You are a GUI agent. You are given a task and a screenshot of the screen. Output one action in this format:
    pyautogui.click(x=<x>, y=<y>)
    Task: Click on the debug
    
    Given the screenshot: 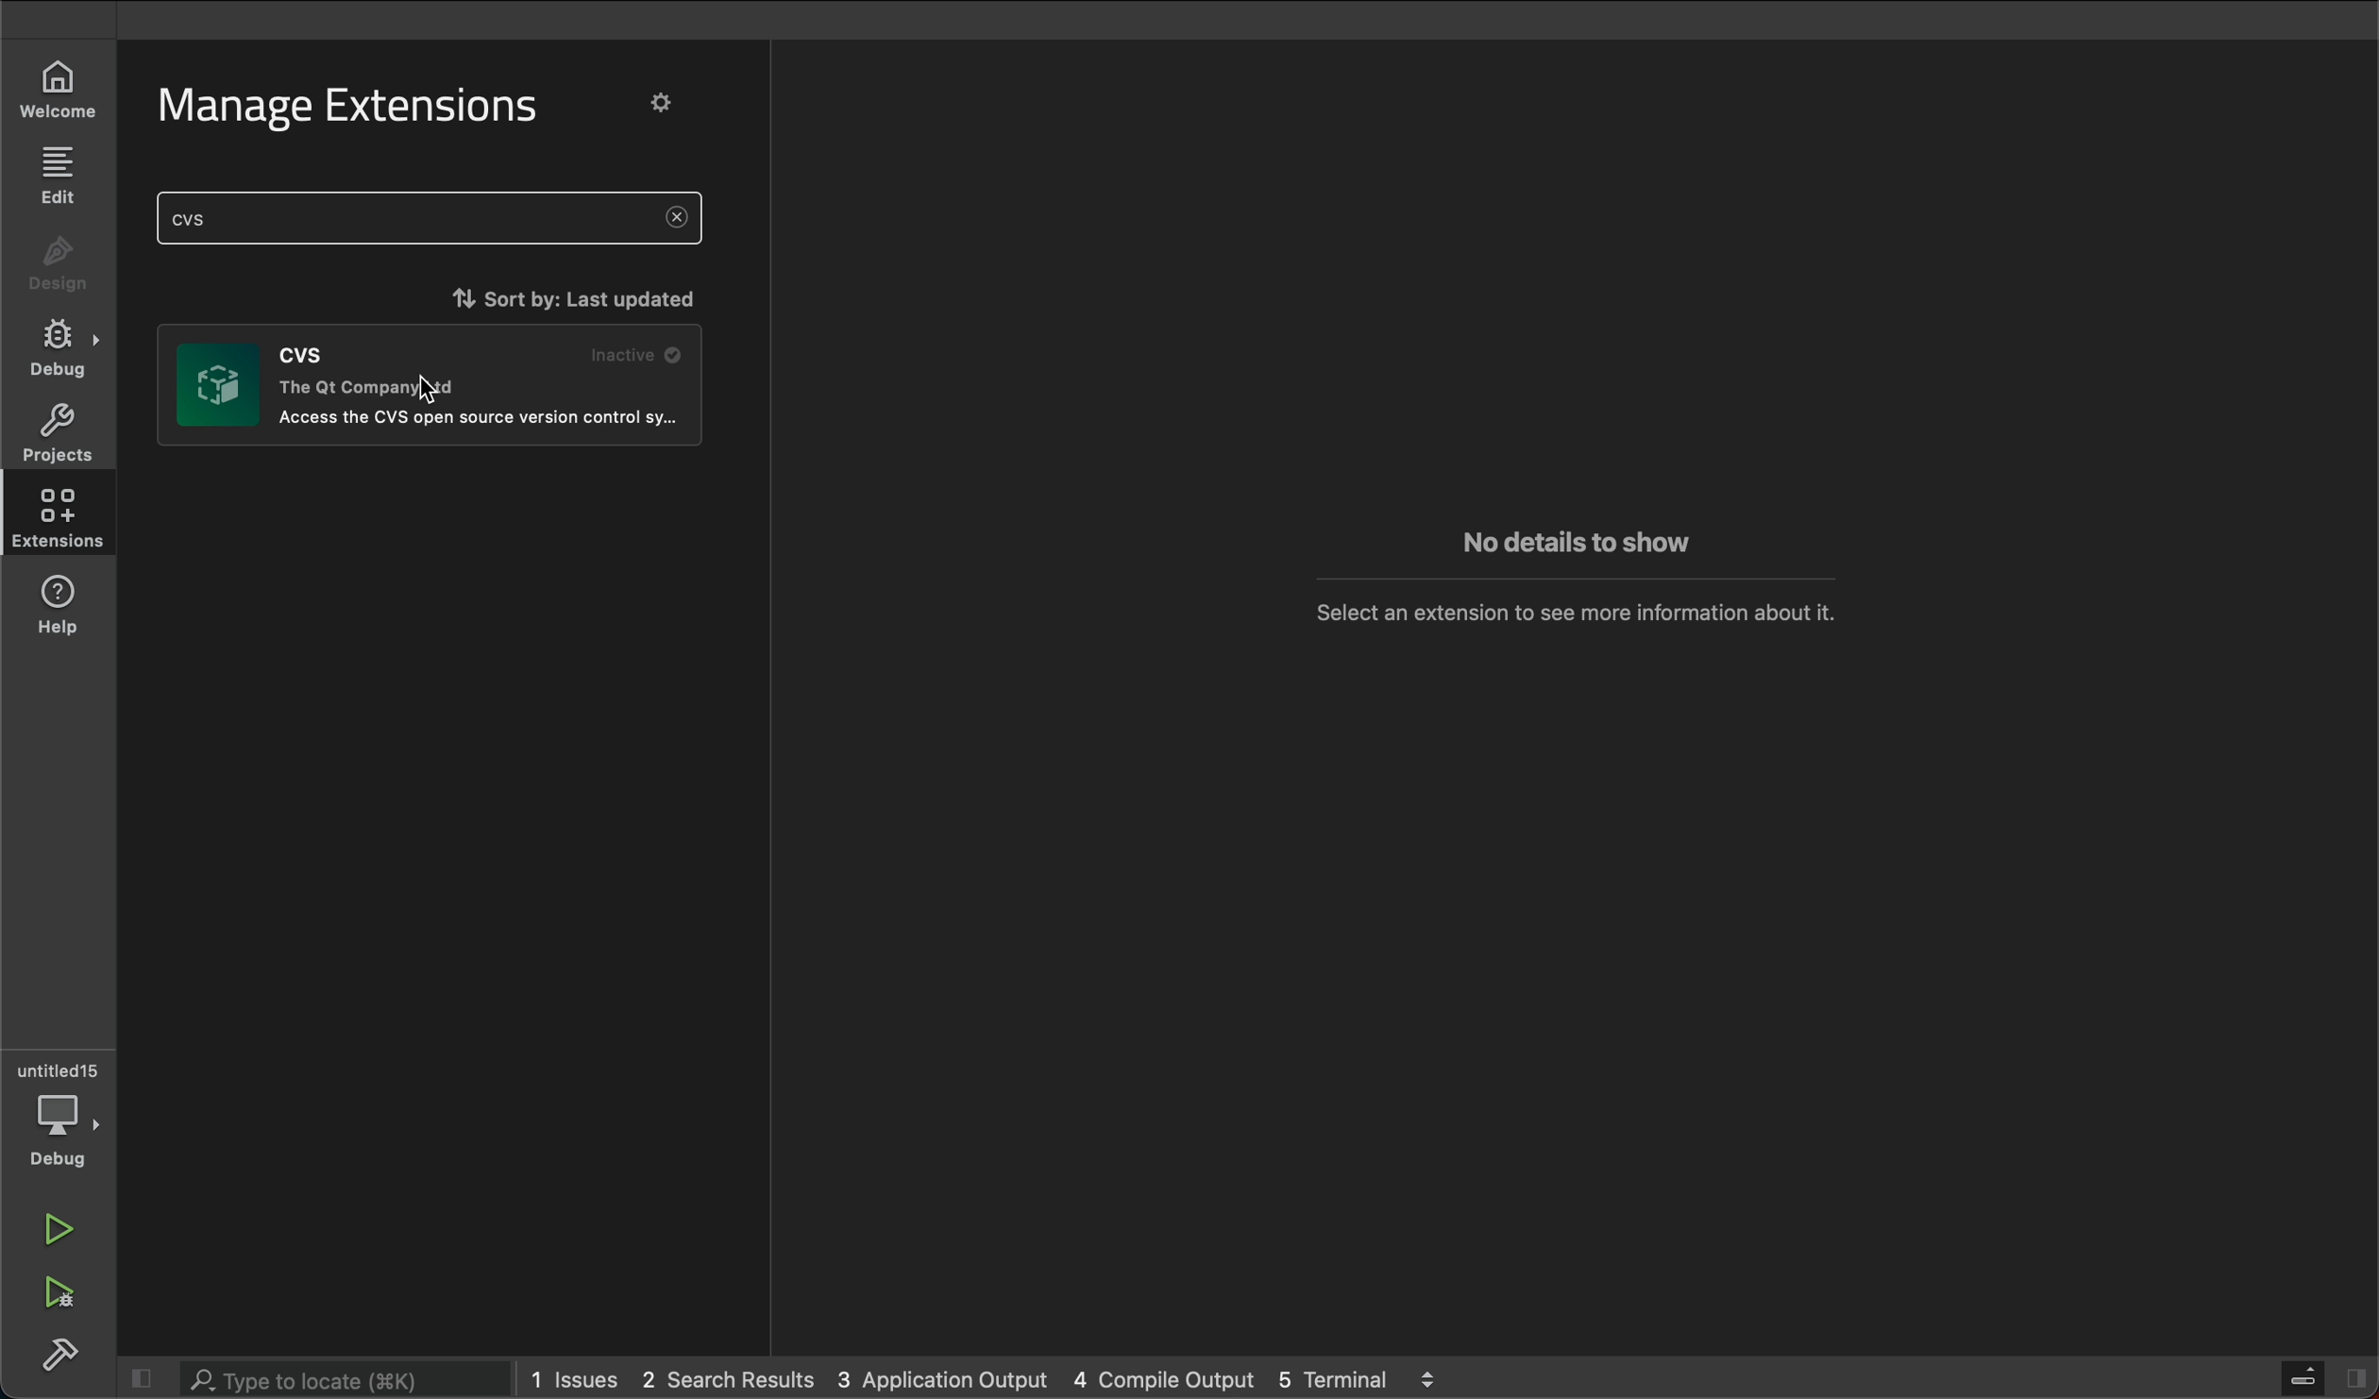 What is the action you would take?
    pyautogui.click(x=63, y=347)
    